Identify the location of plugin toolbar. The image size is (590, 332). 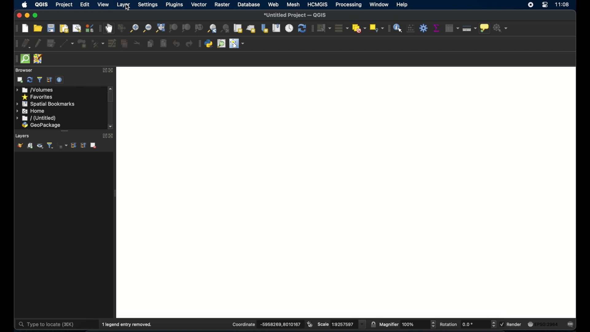
(199, 44).